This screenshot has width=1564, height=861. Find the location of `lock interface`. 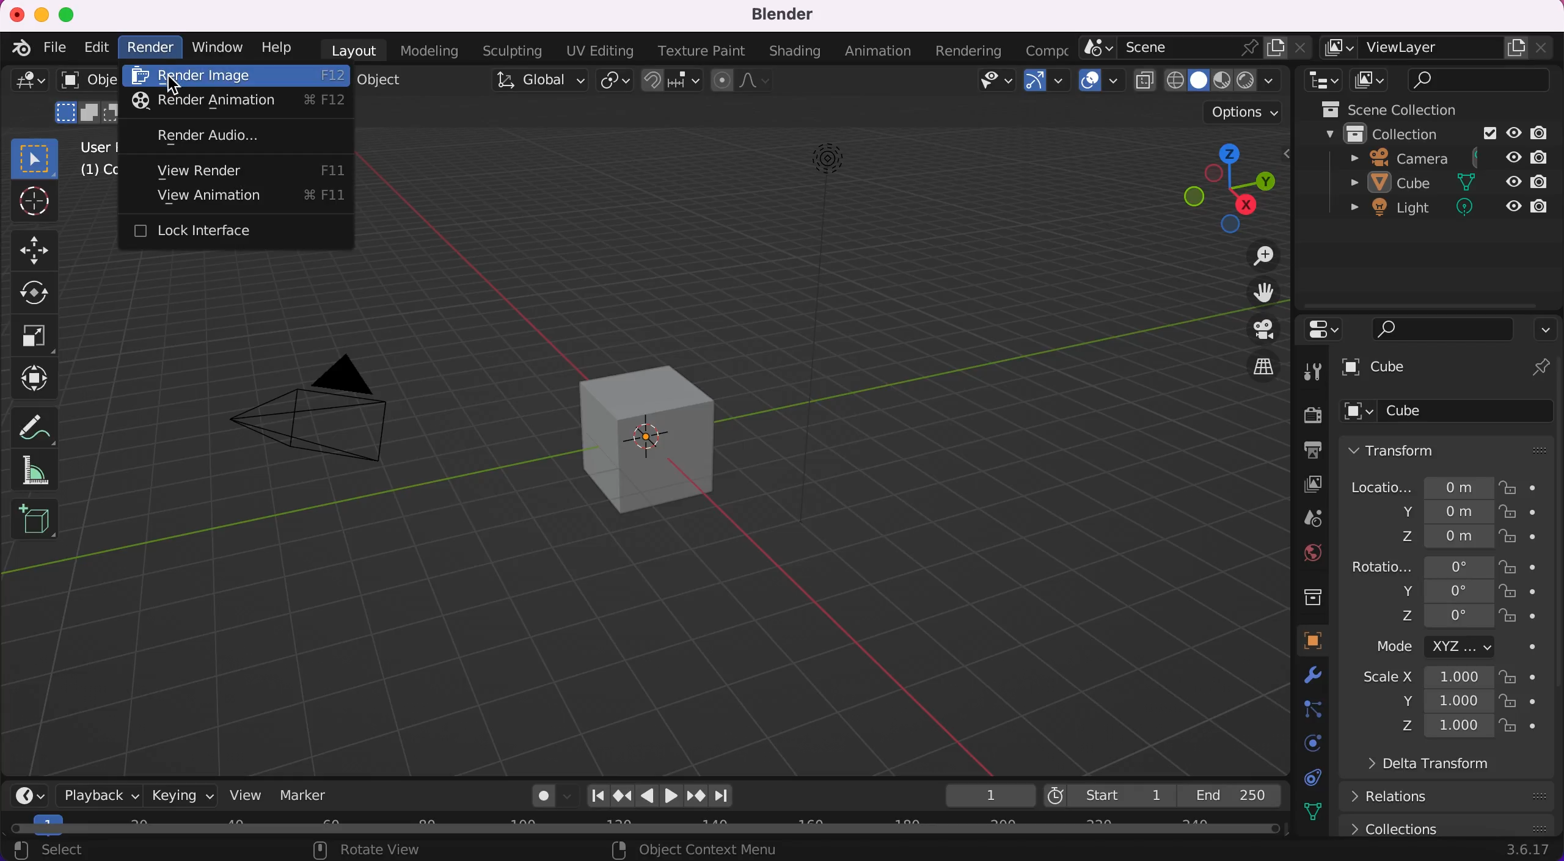

lock interface is located at coordinates (227, 232).